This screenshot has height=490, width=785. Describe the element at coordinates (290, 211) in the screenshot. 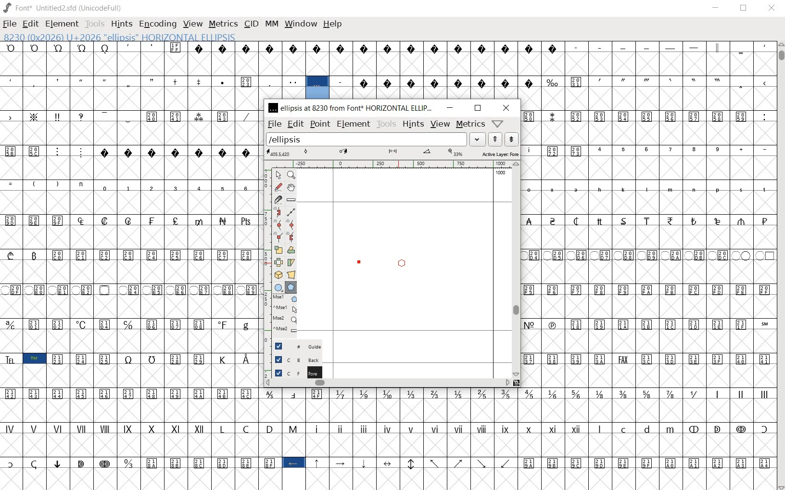

I see `change whether spiro is active or not` at that location.